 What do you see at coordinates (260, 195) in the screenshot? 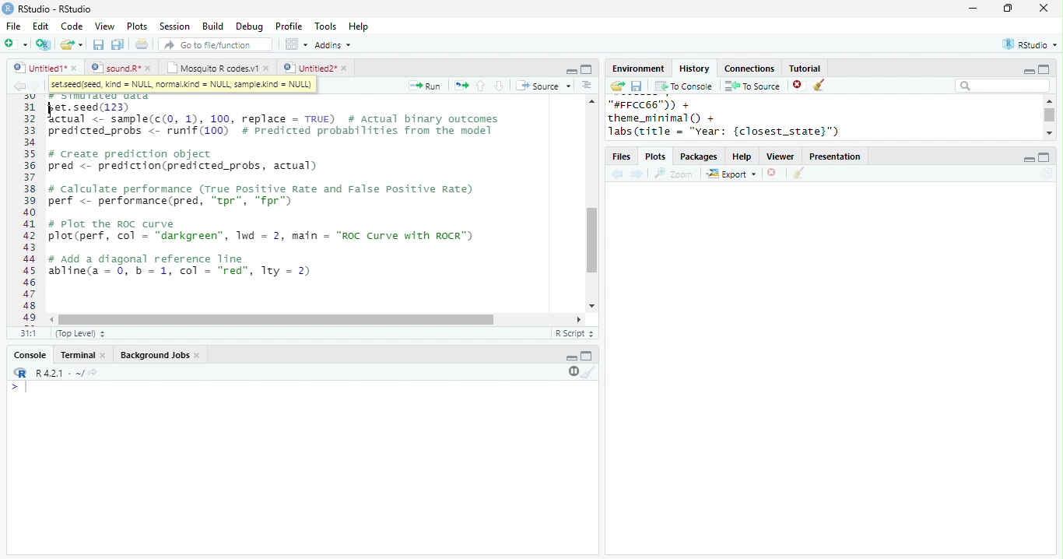
I see `# calculate performance (True Positive Rate and False Positive Rate)
perf <- performance(pred, “tpr", “fpr")` at bounding box center [260, 195].